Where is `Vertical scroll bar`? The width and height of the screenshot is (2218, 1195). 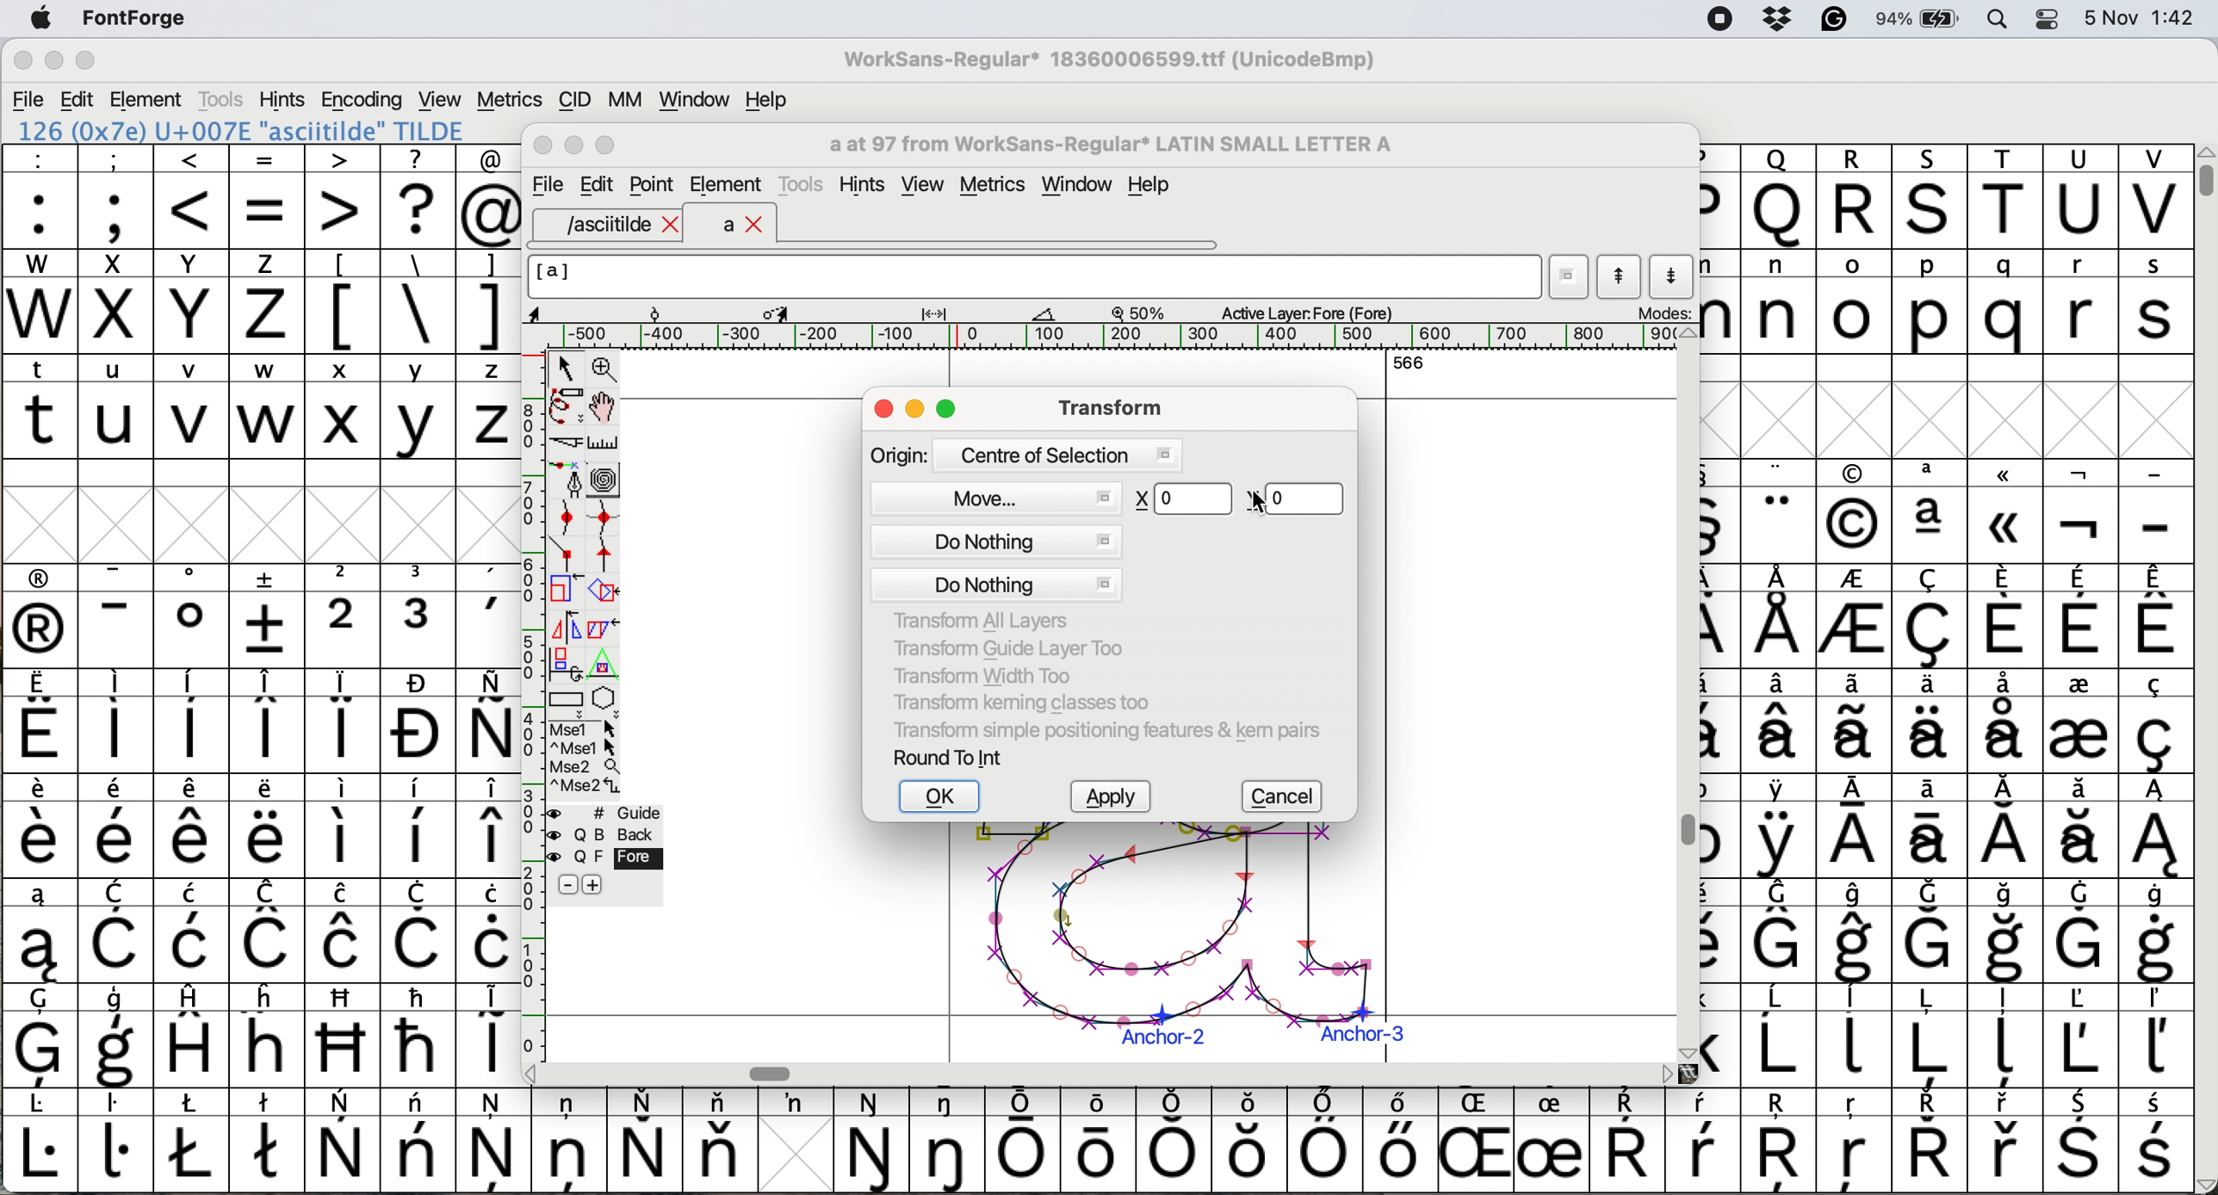
Vertical scroll bar is located at coordinates (1682, 833).